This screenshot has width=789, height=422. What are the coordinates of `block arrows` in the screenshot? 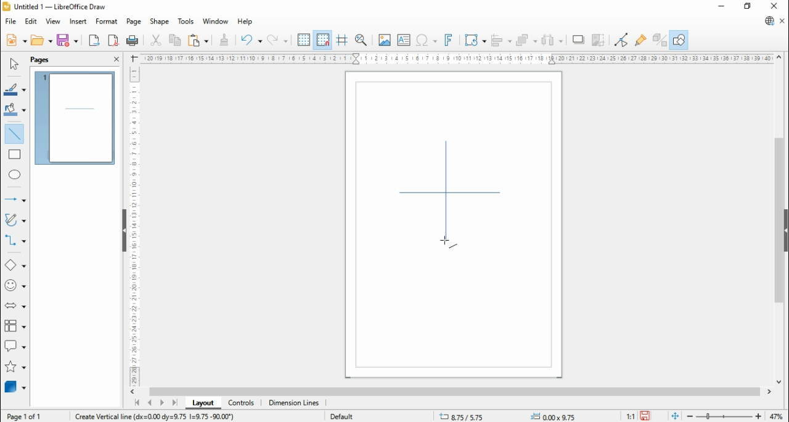 It's located at (15, 306).